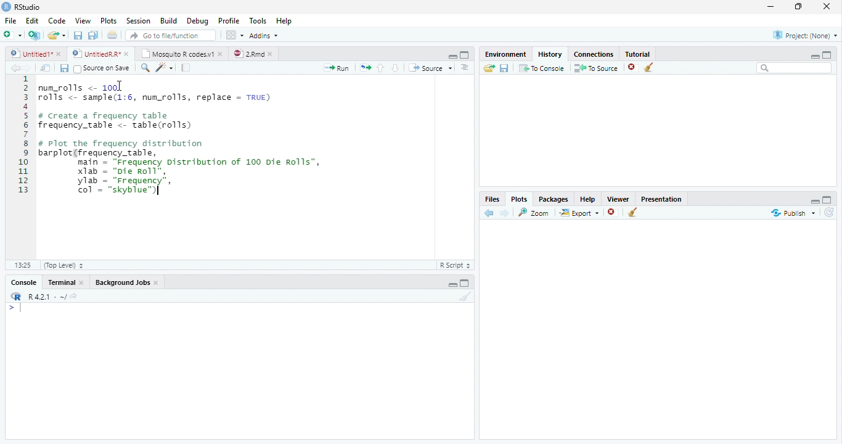 This screenshot has width=842, height=444. Describe the element at coordinates (28, 67) in the screenshot. I see `Next Source Location` at that location.